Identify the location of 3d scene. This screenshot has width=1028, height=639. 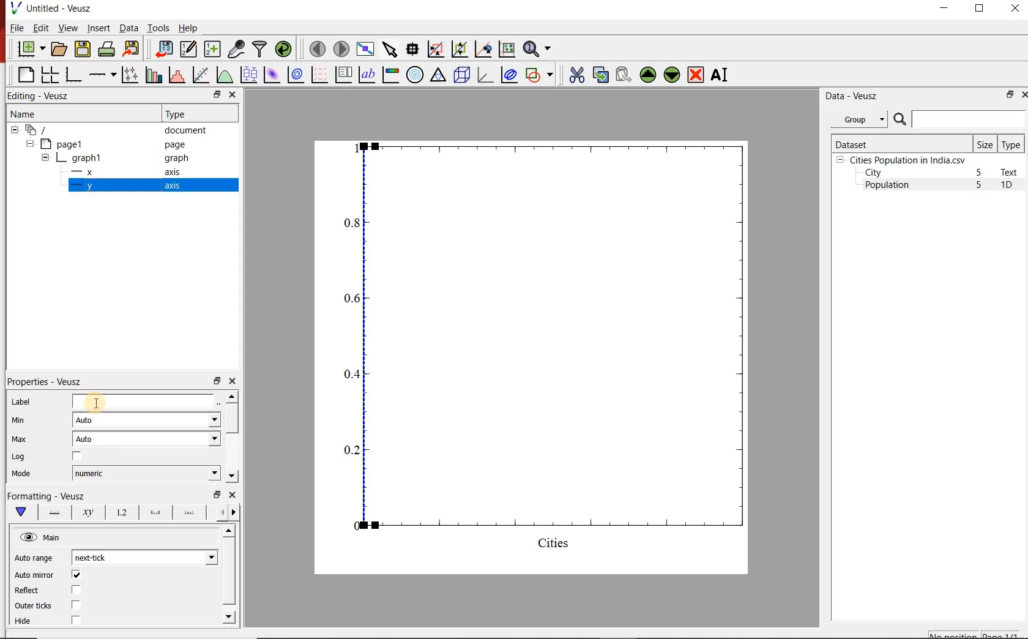
(461, 74).